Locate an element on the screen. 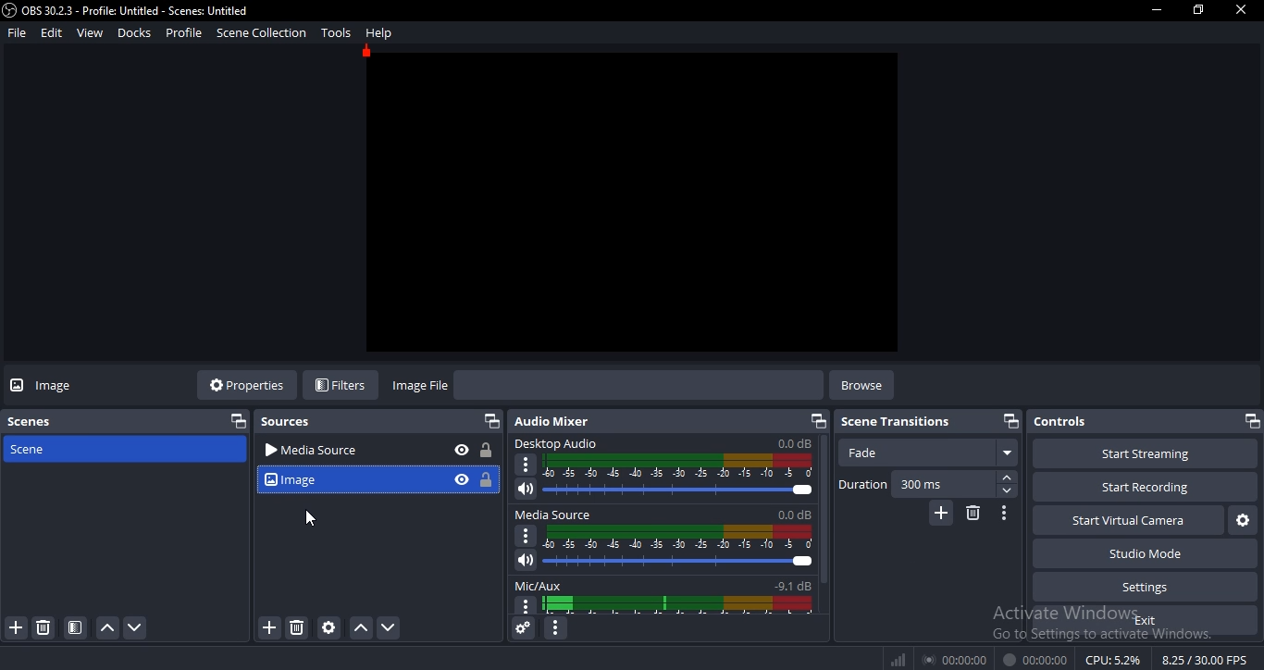 Image resolution: width=1264 pixels, height=670 pixels. restore is located at coordinates (817, 421).